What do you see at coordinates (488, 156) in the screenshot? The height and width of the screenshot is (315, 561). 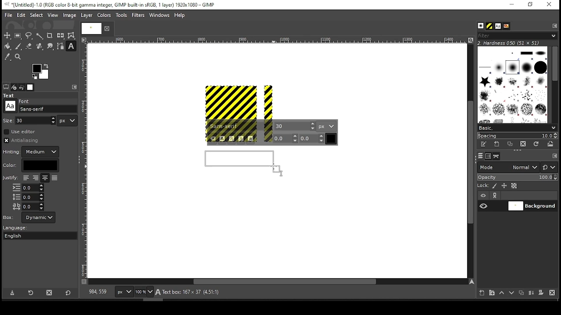 I see `channels` at bounding box center [488, 156].